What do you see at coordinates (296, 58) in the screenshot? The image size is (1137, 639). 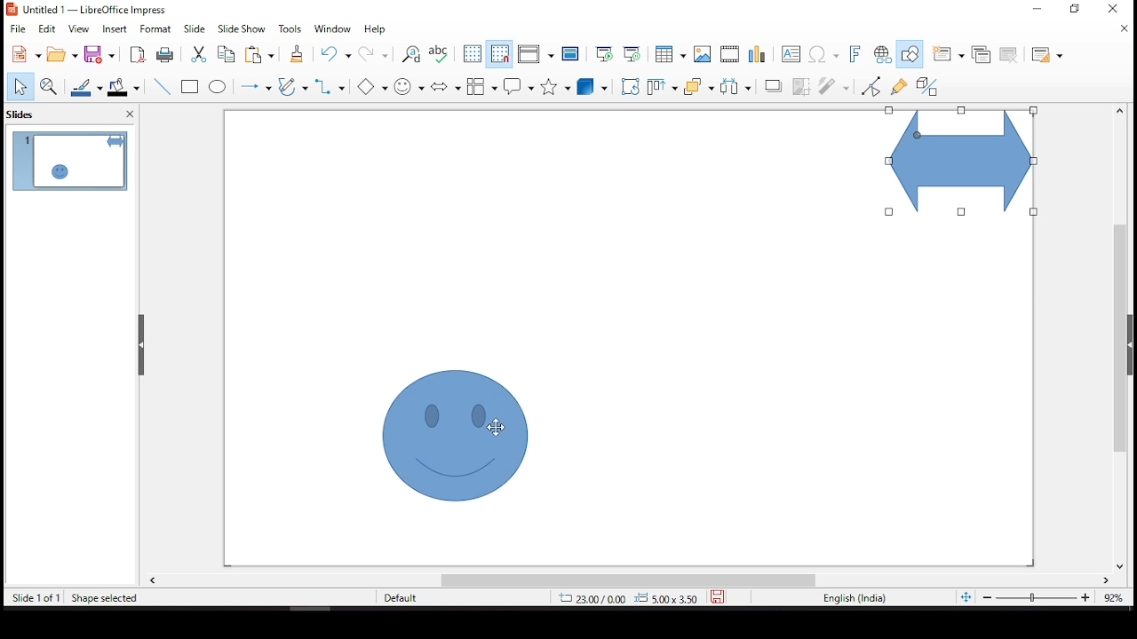 I see `clone formatting` at bounding box center [296, 58].